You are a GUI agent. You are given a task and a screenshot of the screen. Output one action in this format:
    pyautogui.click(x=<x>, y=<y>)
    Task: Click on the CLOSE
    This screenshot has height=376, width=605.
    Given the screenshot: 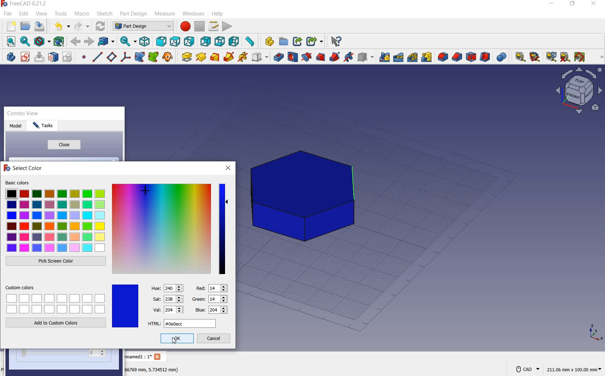 What is the action you would take?
    pyautogui.click(x=595, y=4)
    